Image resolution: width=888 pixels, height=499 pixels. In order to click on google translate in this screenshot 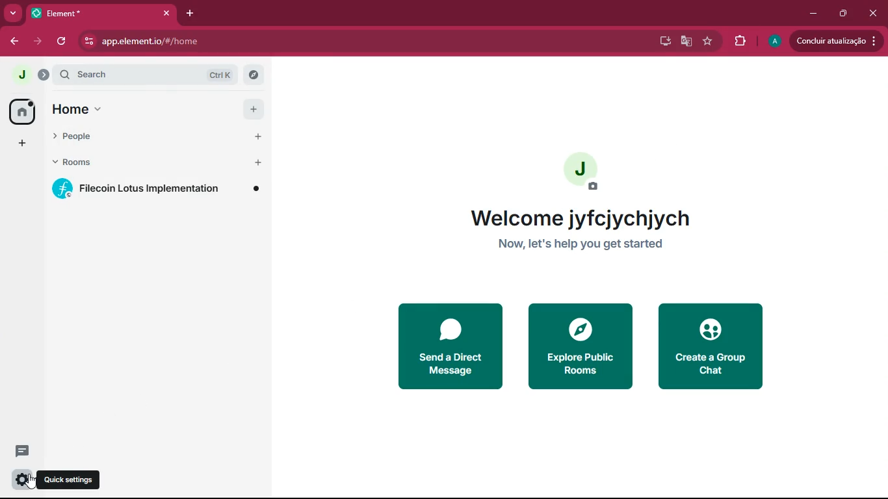, I will do `click(686, 42)`.